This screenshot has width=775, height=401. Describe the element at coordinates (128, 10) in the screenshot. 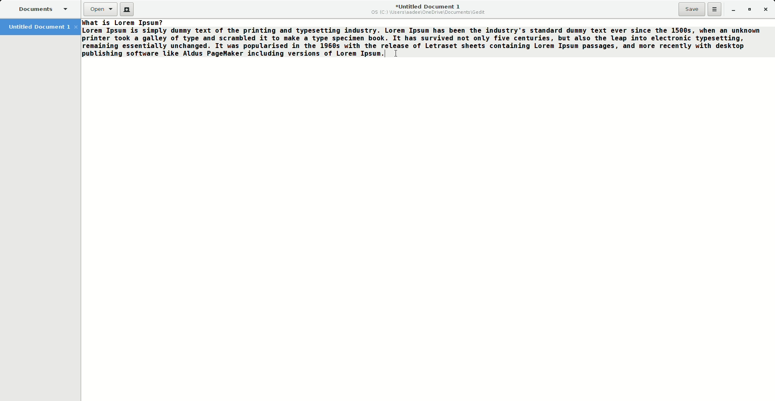

I see `New` at that location.